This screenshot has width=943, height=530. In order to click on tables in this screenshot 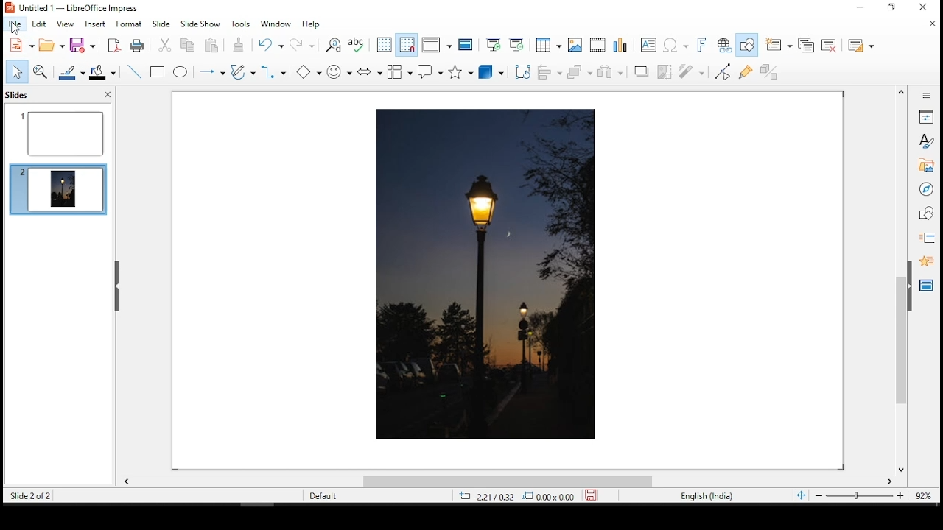, I will do `click(547, 43)`.